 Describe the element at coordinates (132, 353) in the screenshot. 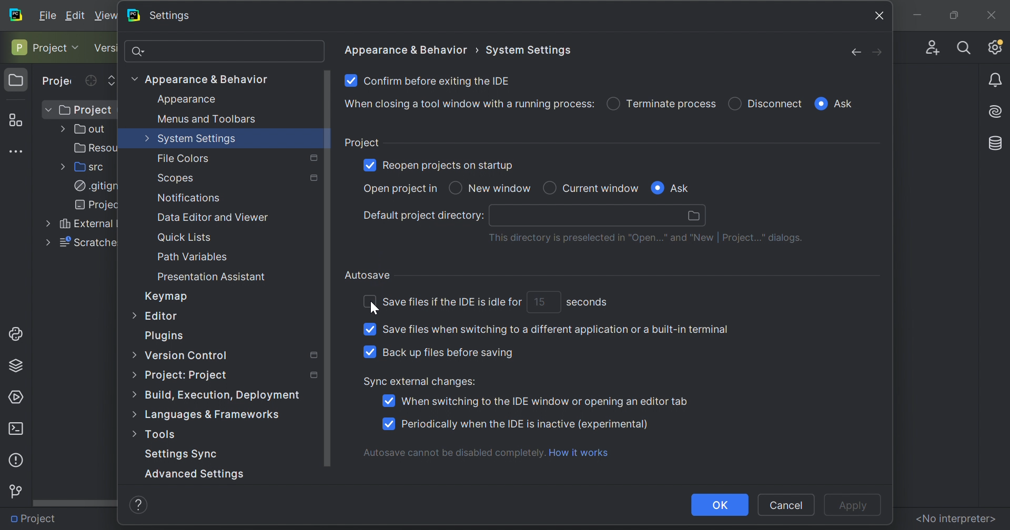

I see `More` at that location.